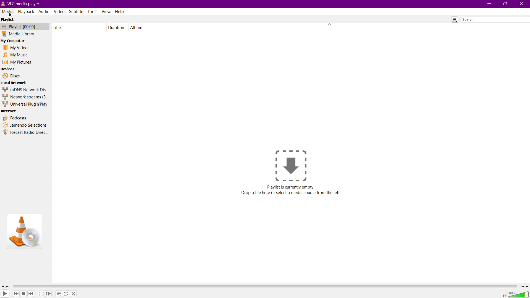 The image size is (530, 298). What do you see at coordinates (25, 27) in the screenshot?
I see `Playlist` at bounding box center [25, 27].